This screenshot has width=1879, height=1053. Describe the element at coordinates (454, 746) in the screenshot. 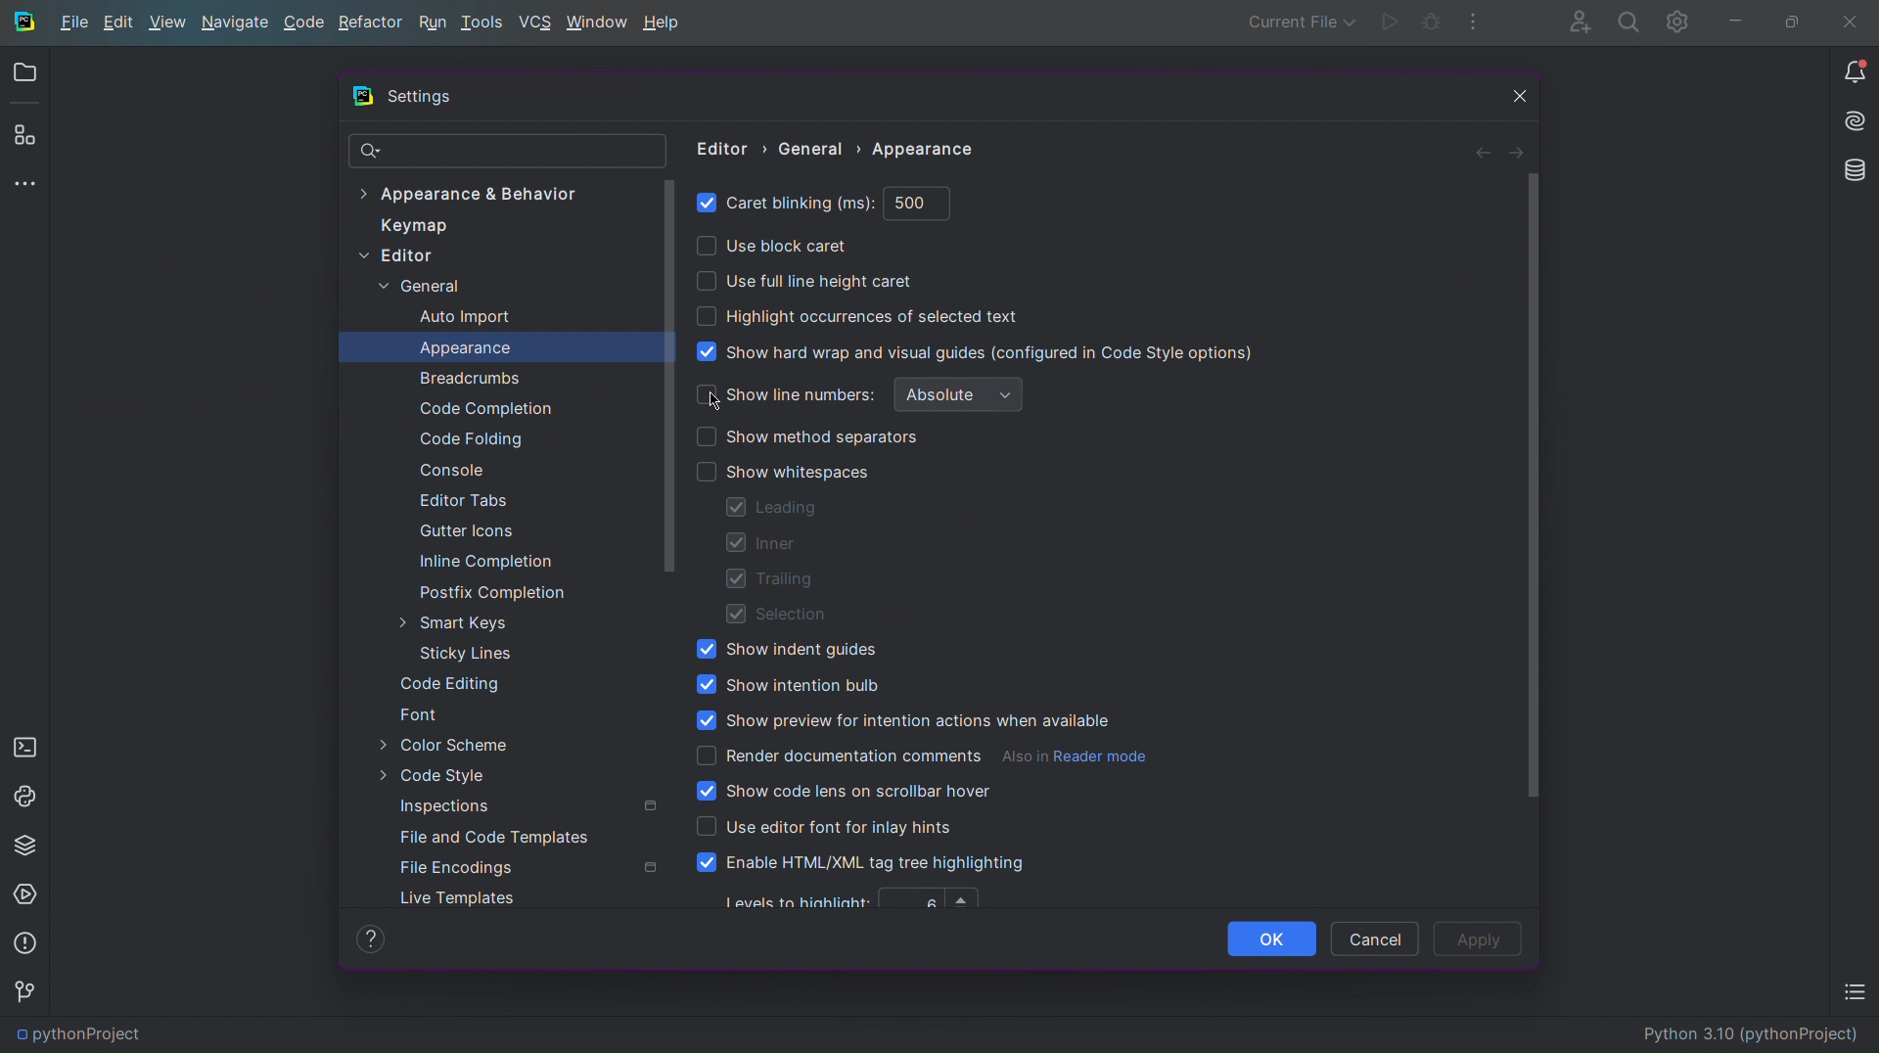

I see `Color Scheme` at that location.